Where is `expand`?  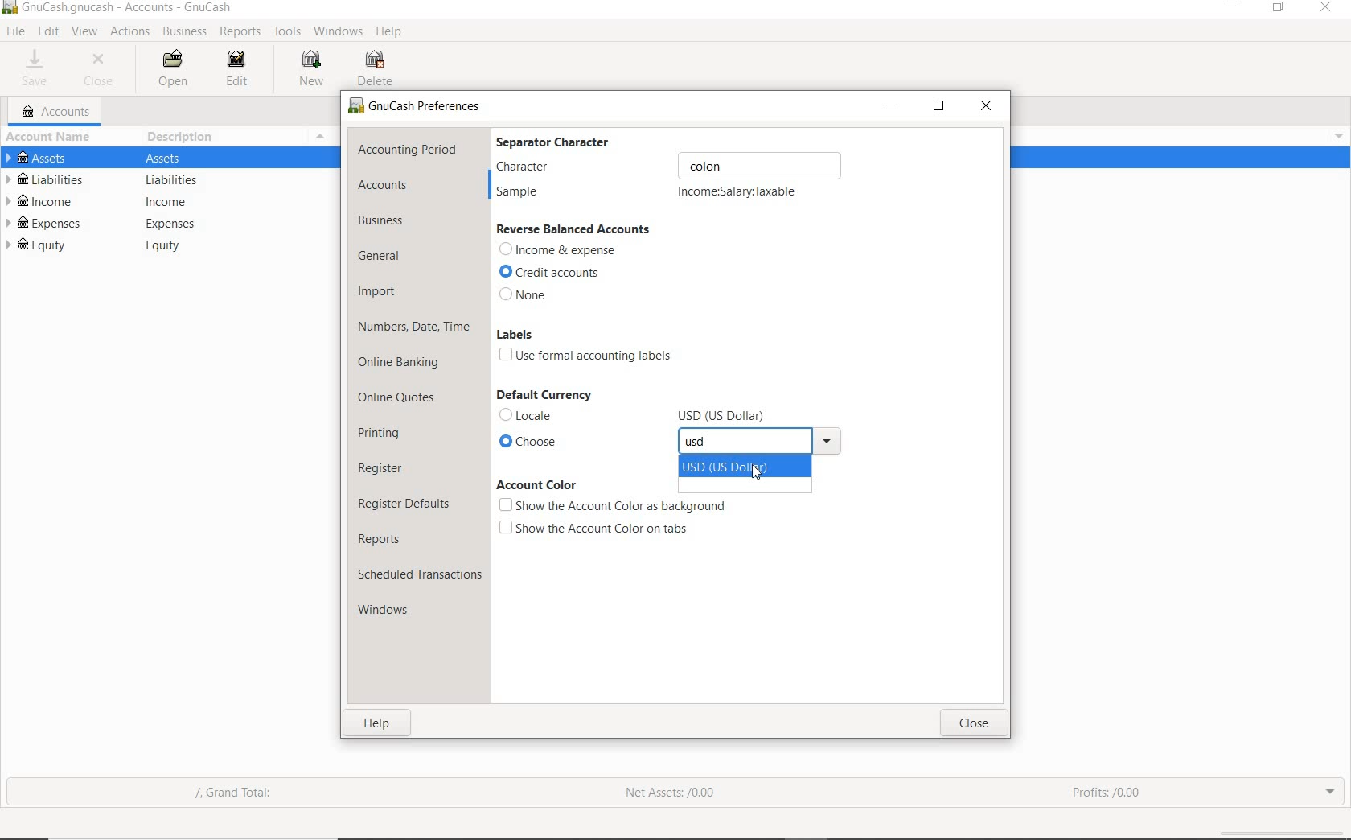
expand is located at coordinates (1331, 792).